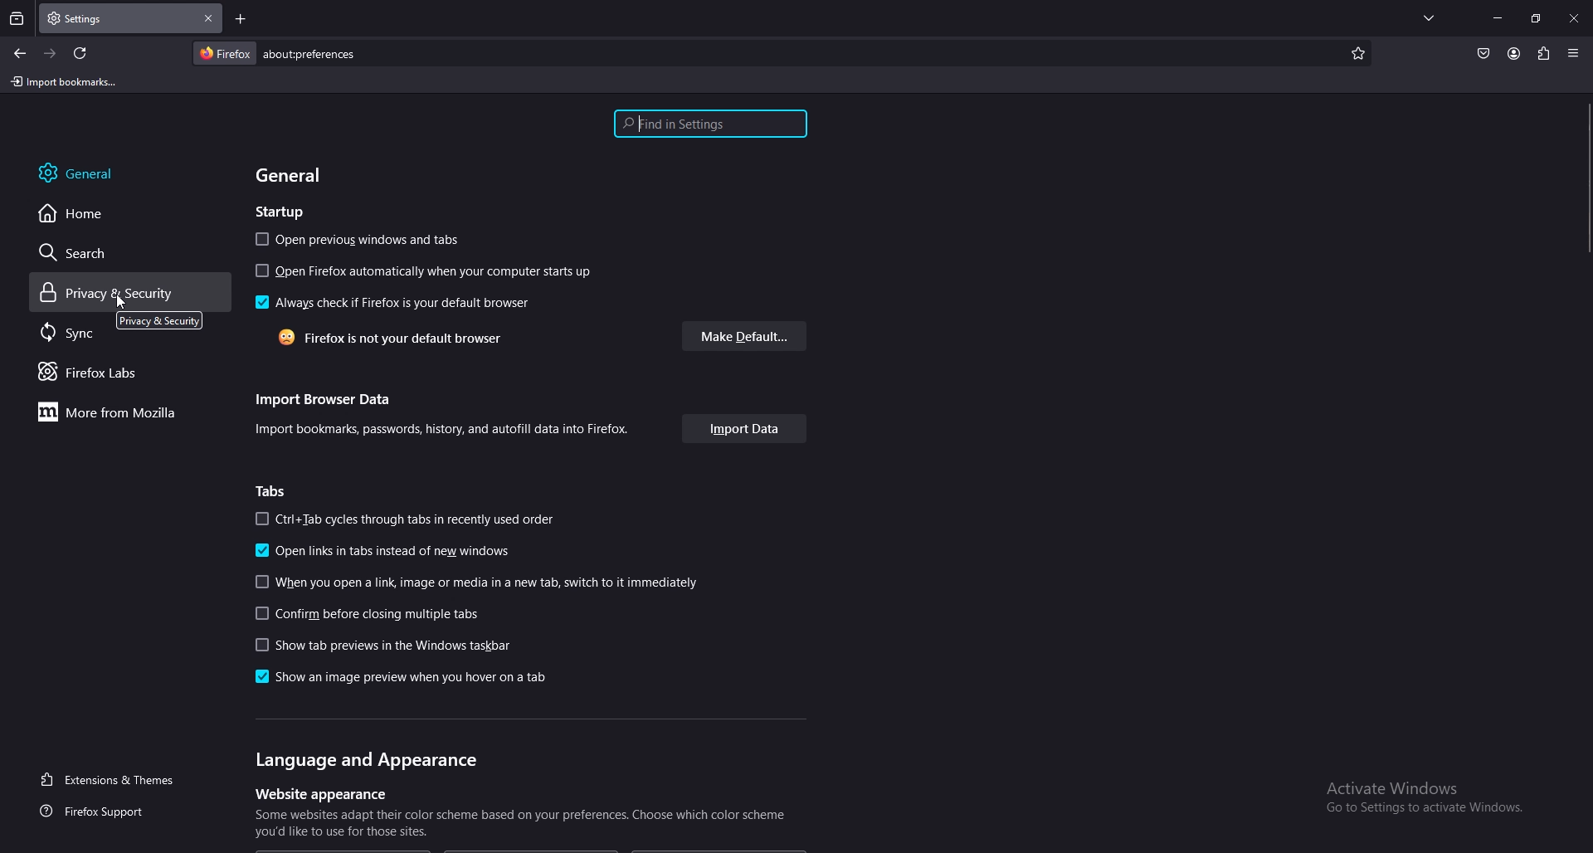 The height and width of the screenshot is (853, 1593). I want to click on tab, so click(86, 19).